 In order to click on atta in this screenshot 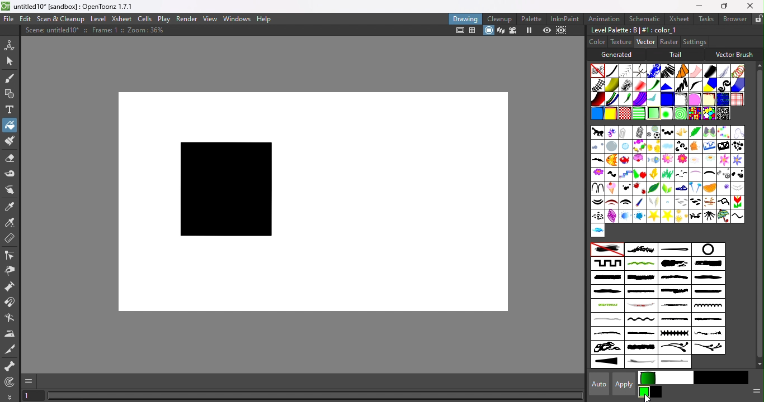, I will do `click(640, 132)`.